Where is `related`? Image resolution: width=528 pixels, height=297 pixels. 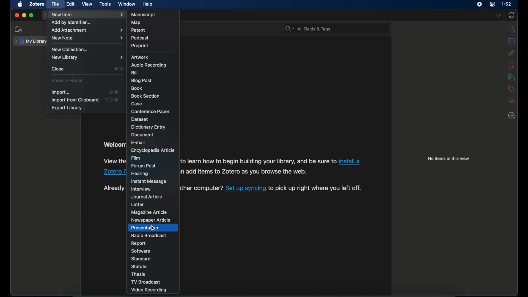
related is located at coordinates (512, 101).